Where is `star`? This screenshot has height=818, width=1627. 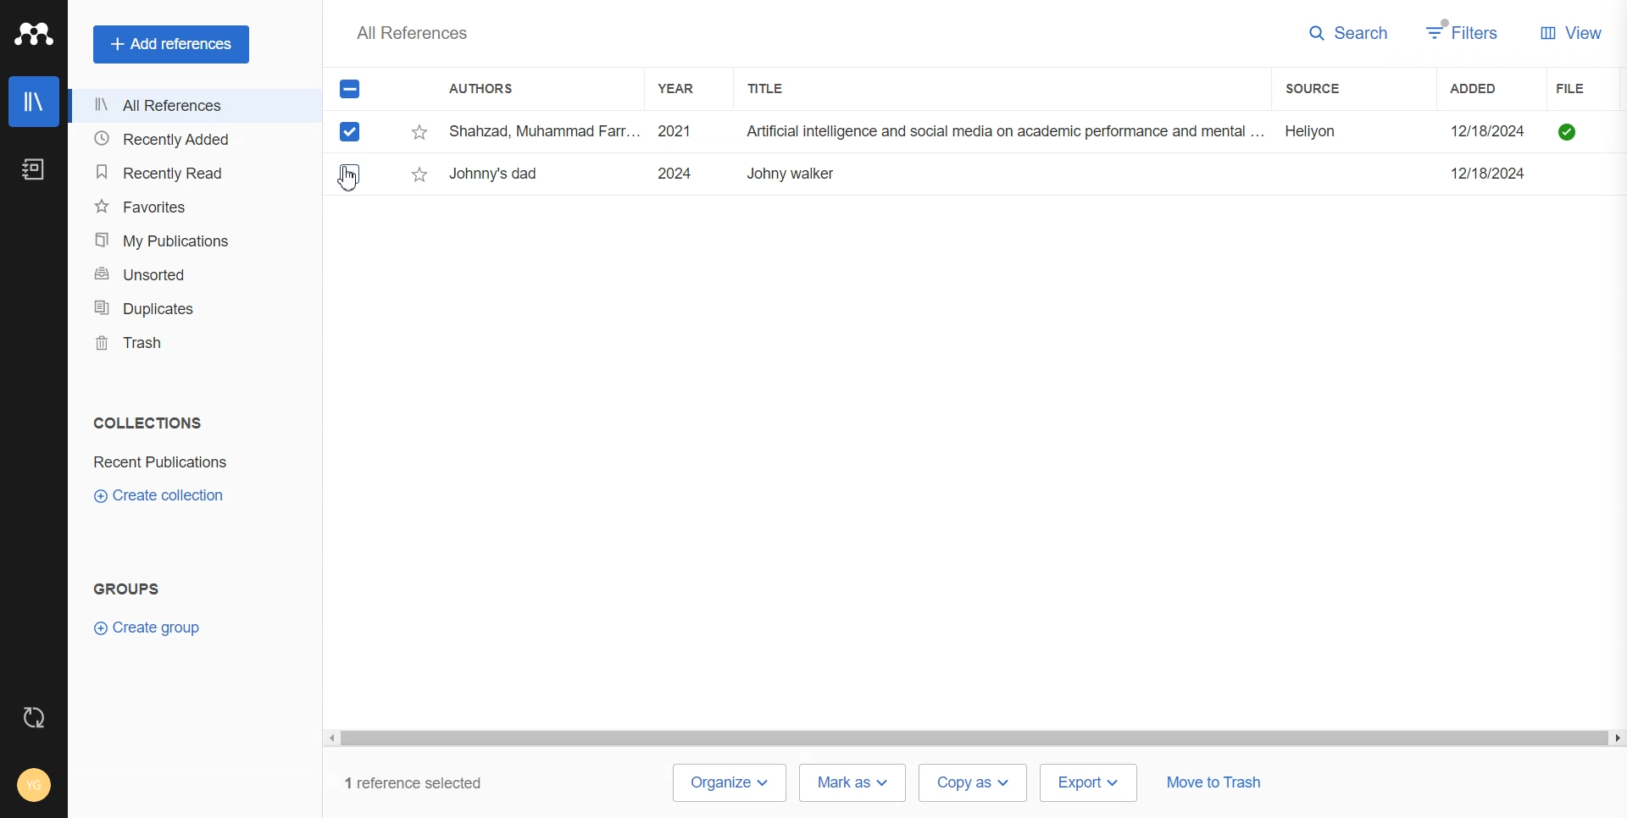
star is located at coordinates (419, 174).